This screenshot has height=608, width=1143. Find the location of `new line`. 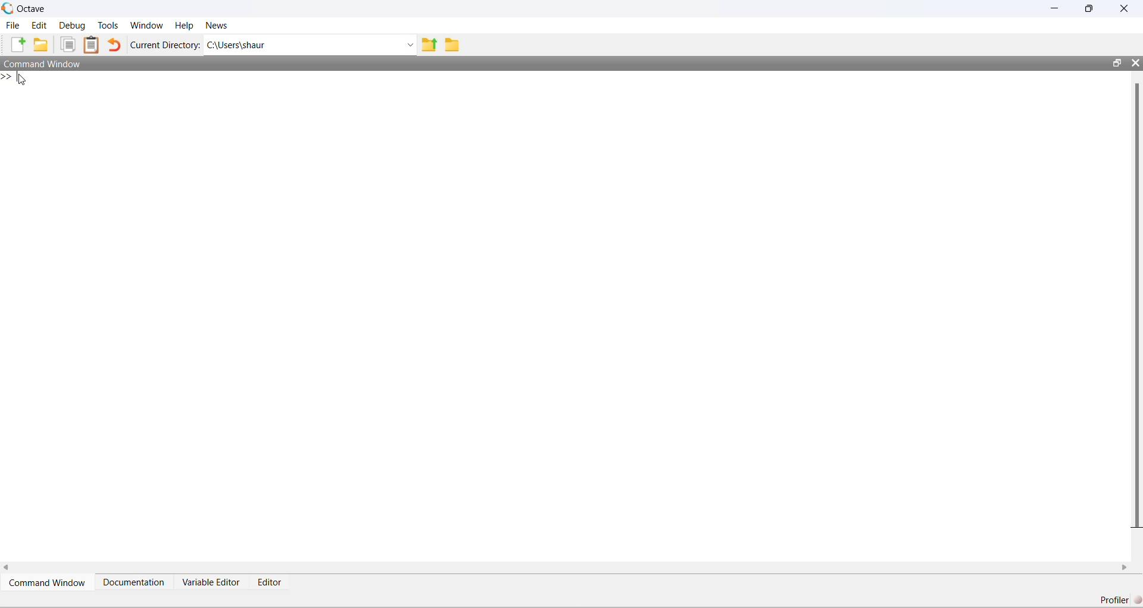

new line is located at coordinates (10, 77).